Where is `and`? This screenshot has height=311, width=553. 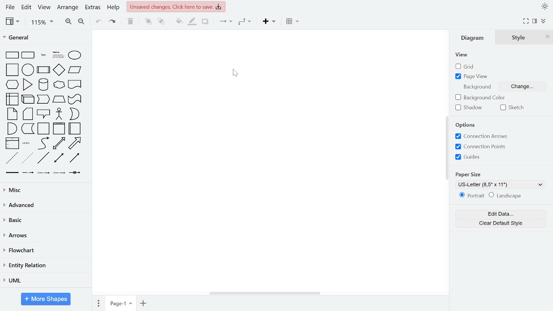
and is located at coordinates (13, 129).